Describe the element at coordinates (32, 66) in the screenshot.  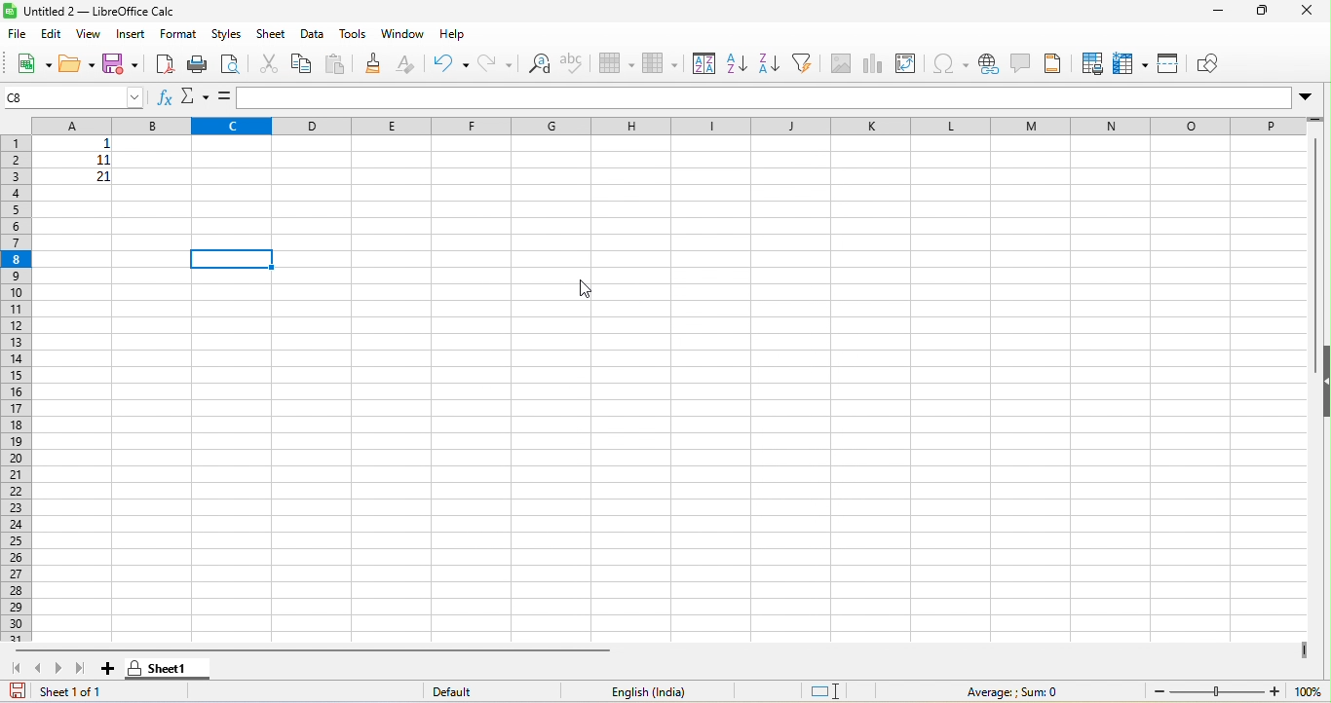
I see `new` at that location.